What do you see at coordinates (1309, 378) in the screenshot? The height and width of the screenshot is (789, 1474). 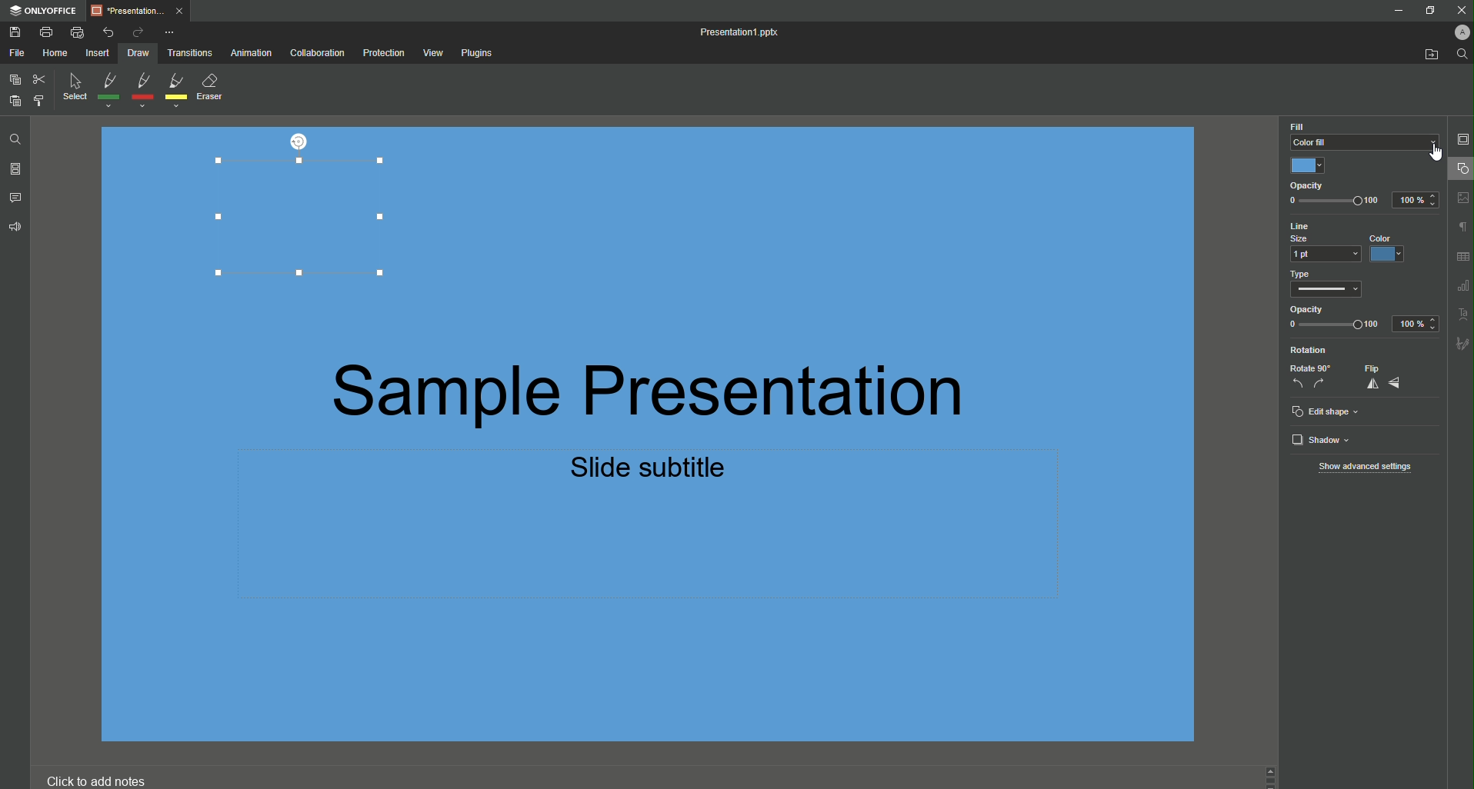 I see `Rotate 90 deg` at bounding box center [1309, 378].